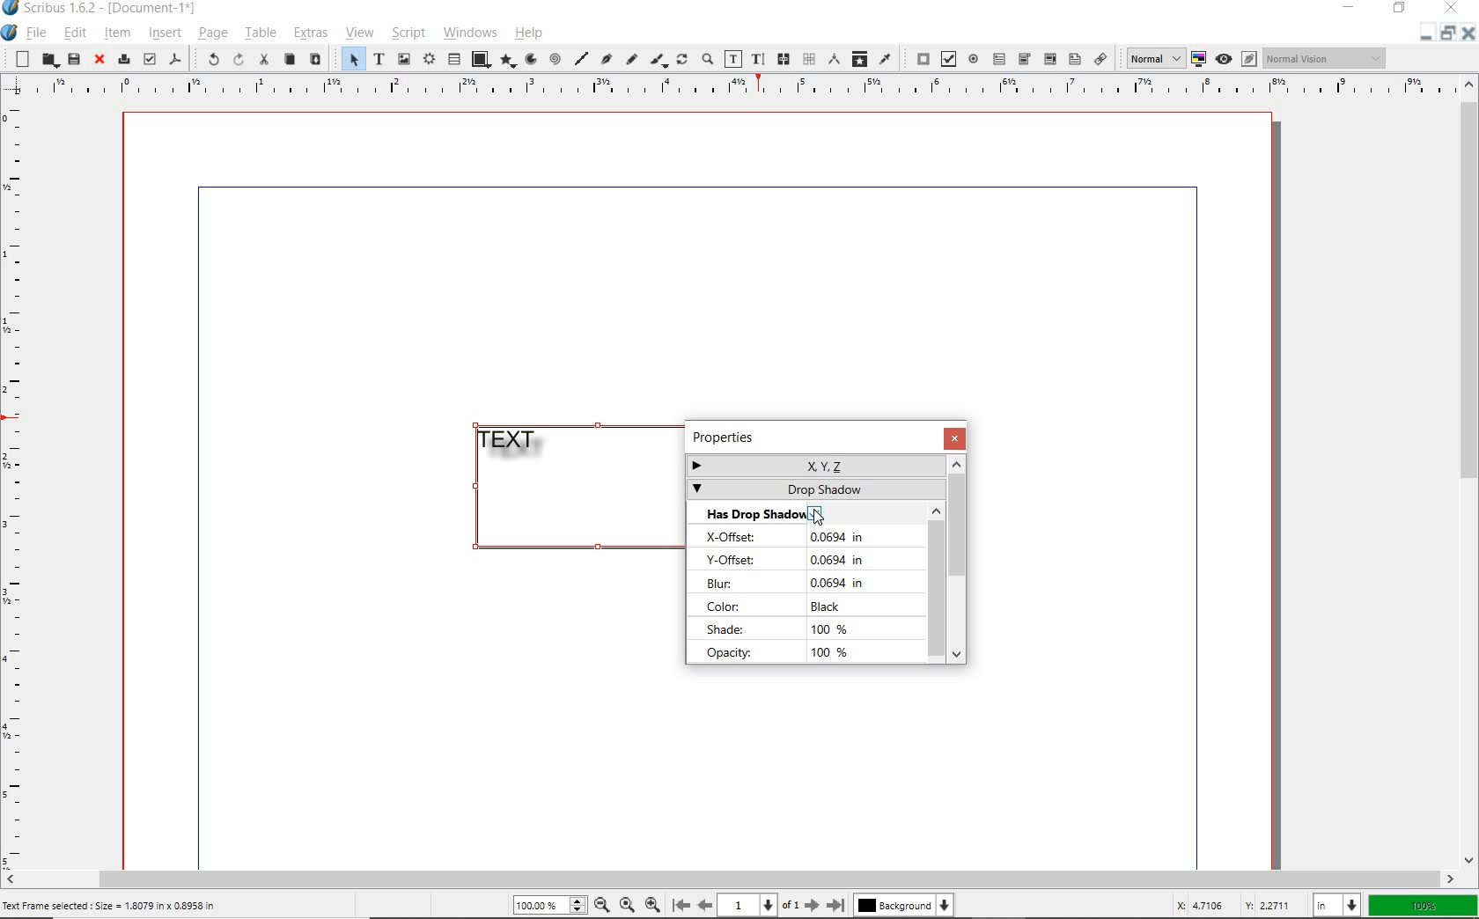  What do you see at coordinates (351, 59) in the screenshot?
I see `select item` at bounding box center [351, 59].